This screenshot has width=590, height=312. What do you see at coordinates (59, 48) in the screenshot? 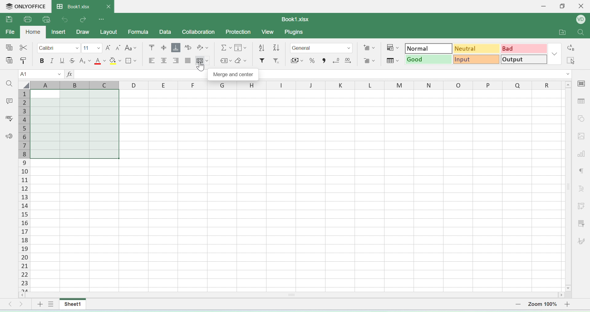
I see `calibri` at bounding box center [59, 48].